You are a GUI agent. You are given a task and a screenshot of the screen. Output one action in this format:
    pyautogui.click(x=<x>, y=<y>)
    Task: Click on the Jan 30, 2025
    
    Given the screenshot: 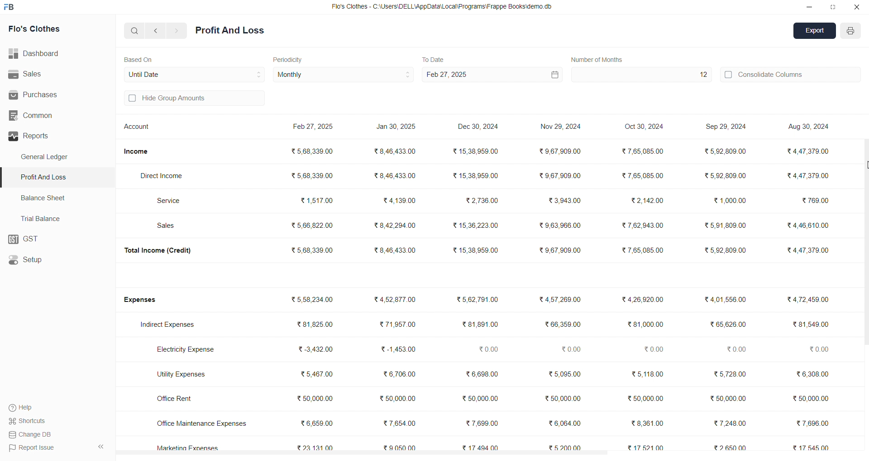 What is the action you would take?
    pyautogui.click(x=397, y=128)
    